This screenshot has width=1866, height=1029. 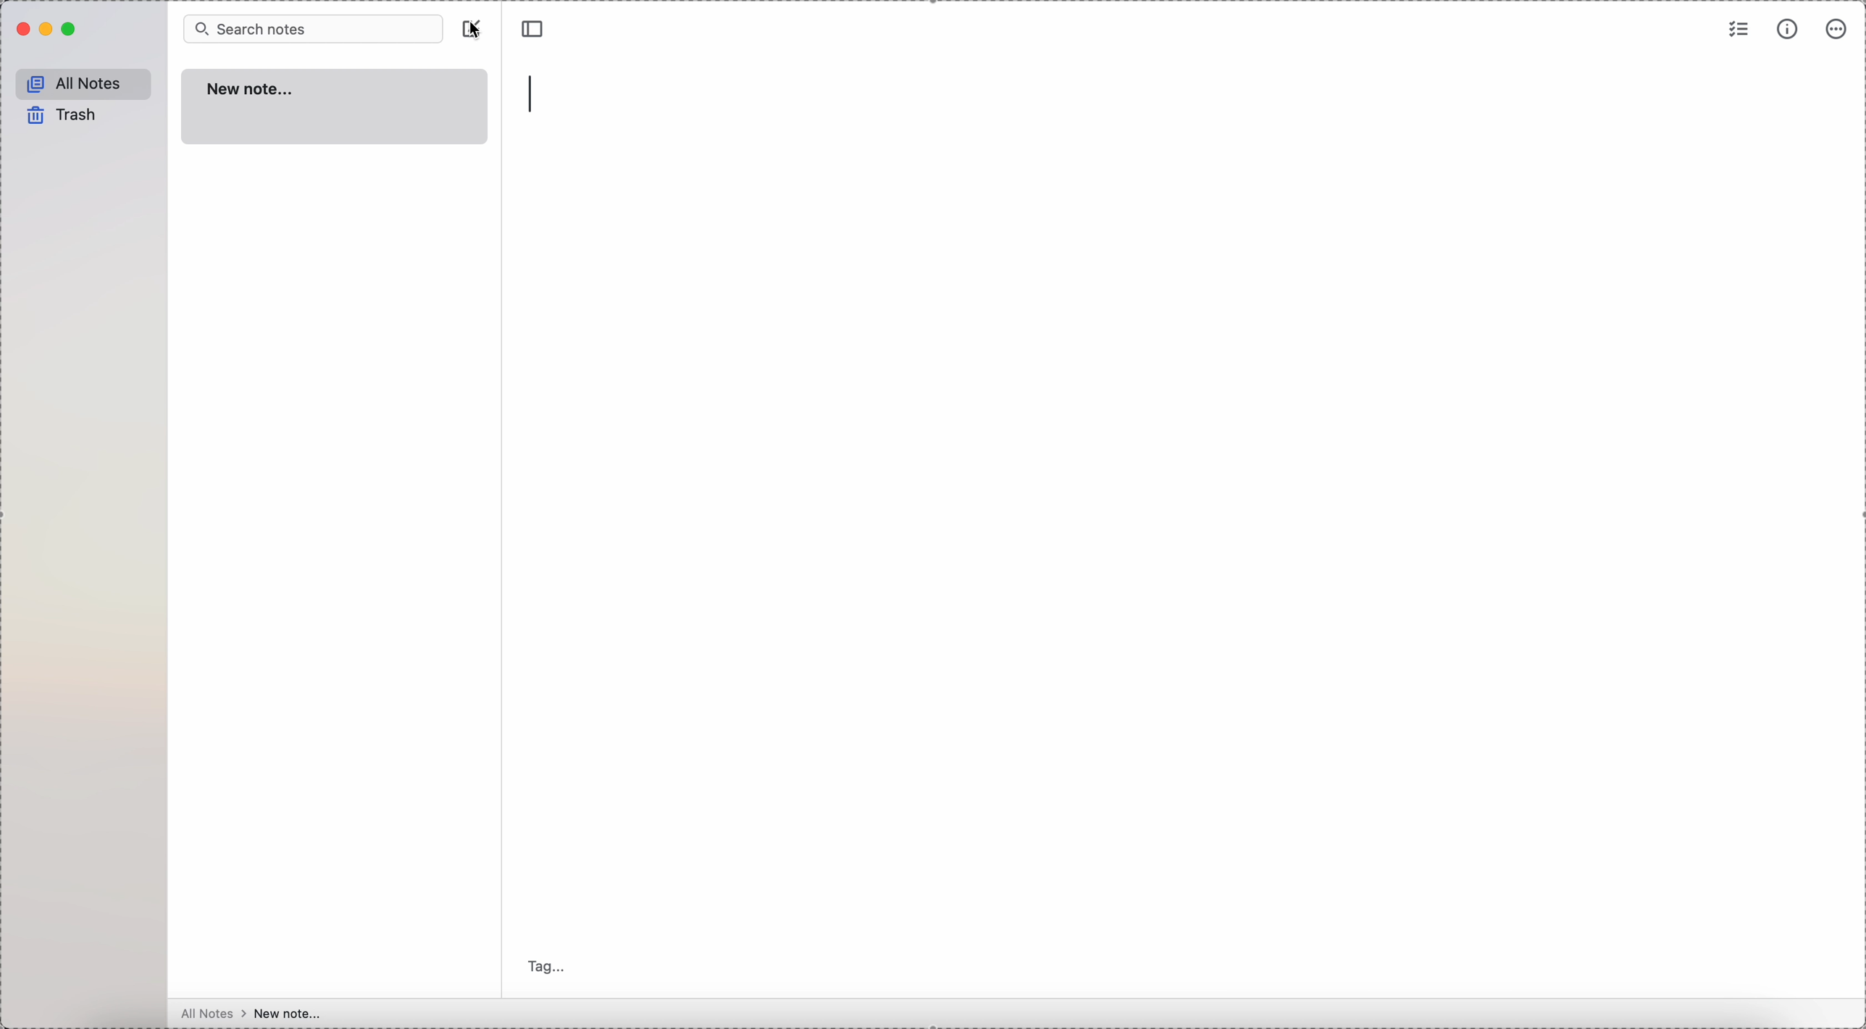 What do you see at coordinates (71, 29) in the screenshot?
I see `maximize` at bounding box center [71, 29].